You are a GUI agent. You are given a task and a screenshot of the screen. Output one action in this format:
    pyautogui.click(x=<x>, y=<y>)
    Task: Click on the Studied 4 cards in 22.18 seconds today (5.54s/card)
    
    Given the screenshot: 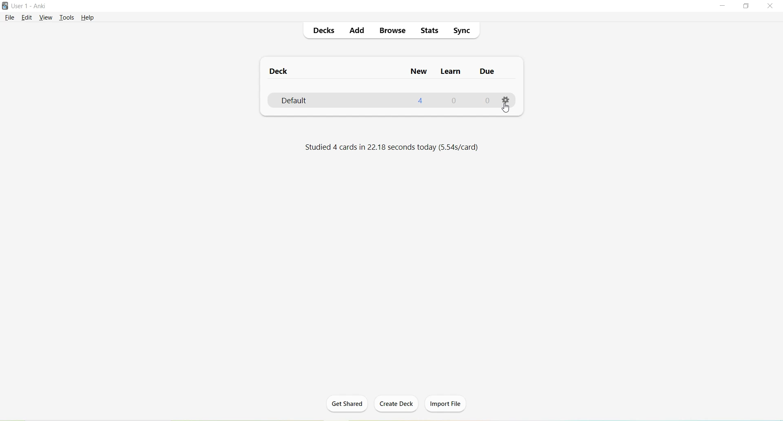 What is the action you would take?
    pyautogui.click(x=394, y=147)
    